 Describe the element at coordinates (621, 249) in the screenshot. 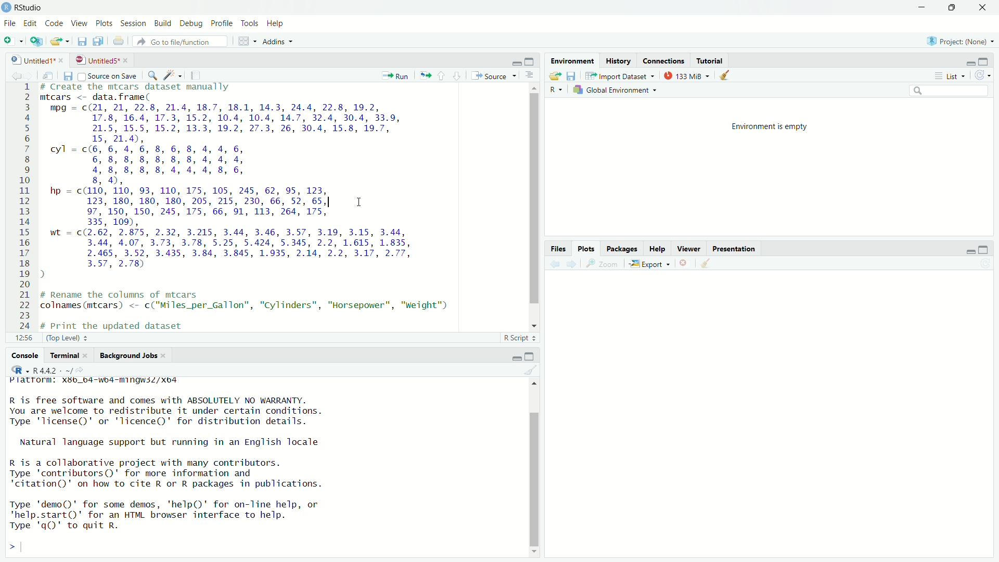

I see `packages` at that location.